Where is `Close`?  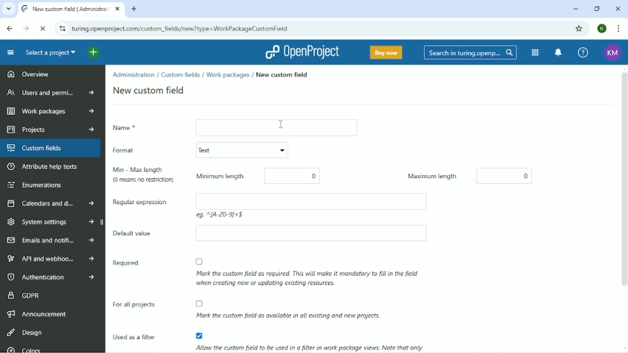
Close is located at coordinates (618, 9).